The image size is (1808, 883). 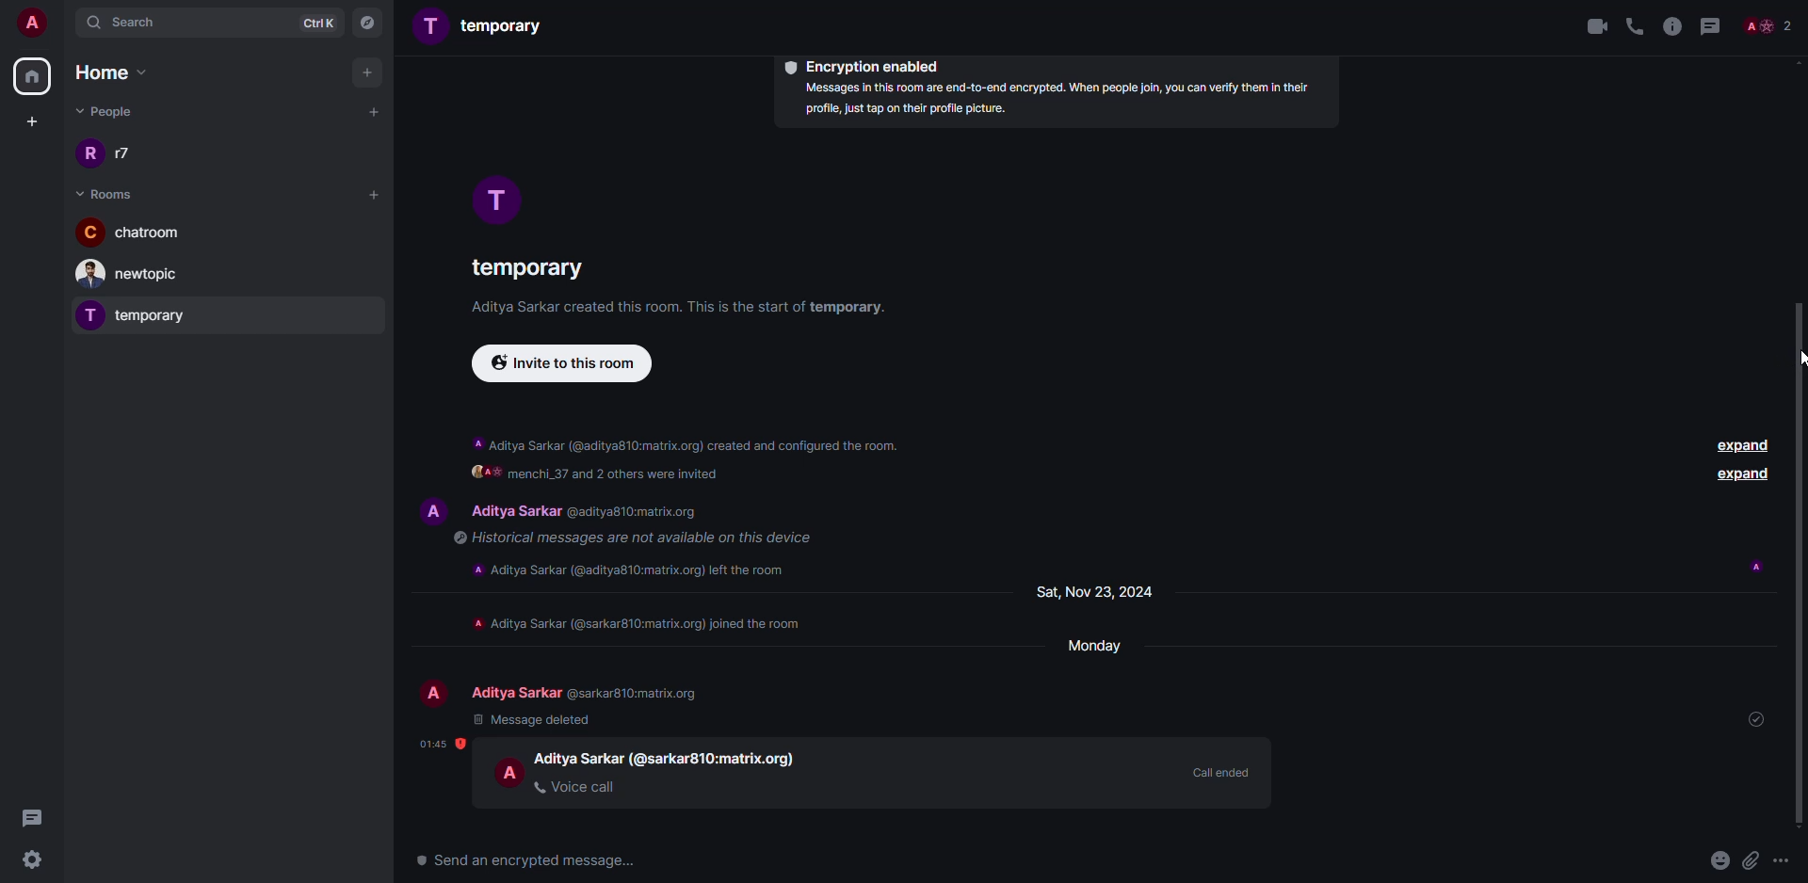 What do you see at coordinates (1772, 26) in the screenshot?
I see `people` at bounding box center [1772, 26].